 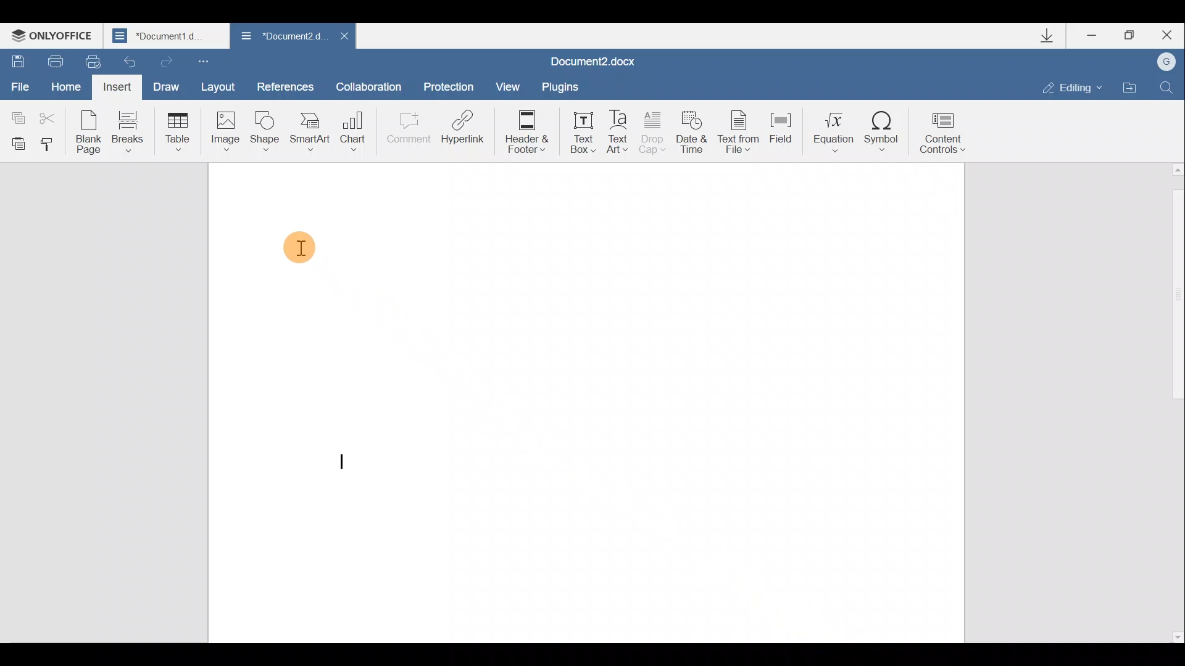 What do you see at coordinates (531, 132) in the screenshot?
I see `Header & footer` at bounding box center [531, 132].